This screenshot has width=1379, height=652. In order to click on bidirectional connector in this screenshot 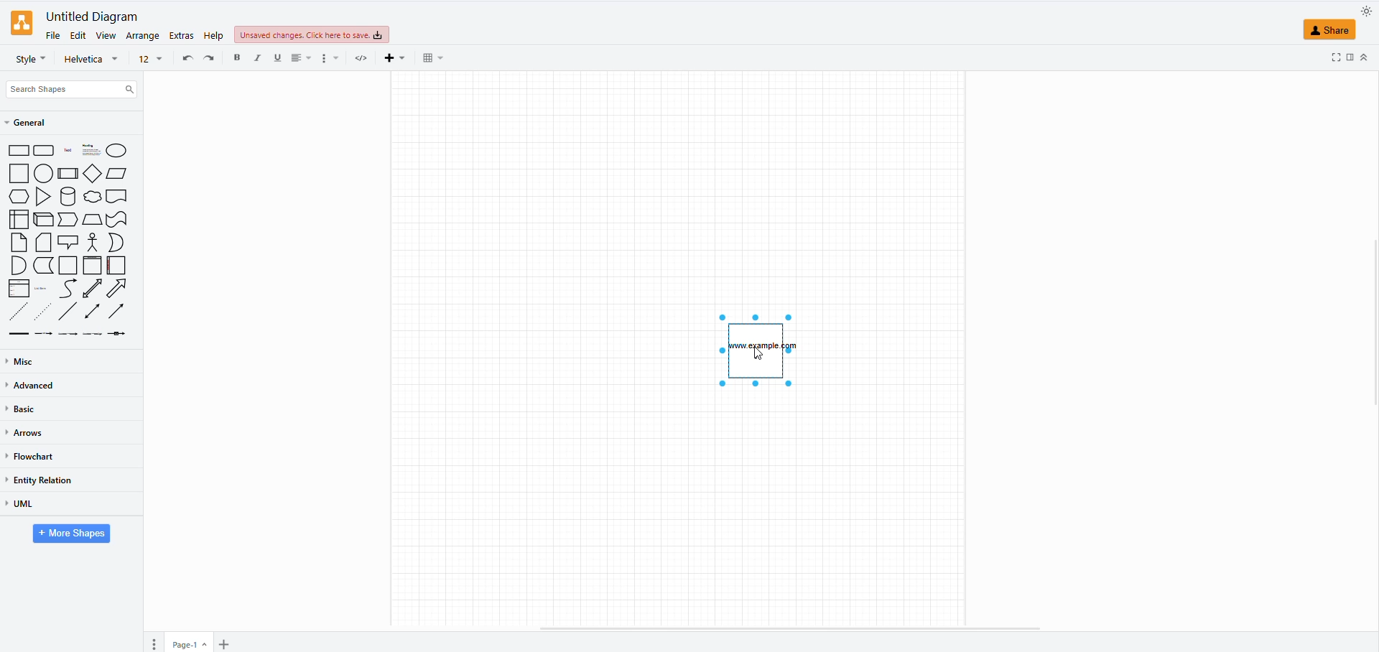, I will do `click(93, 312)`.